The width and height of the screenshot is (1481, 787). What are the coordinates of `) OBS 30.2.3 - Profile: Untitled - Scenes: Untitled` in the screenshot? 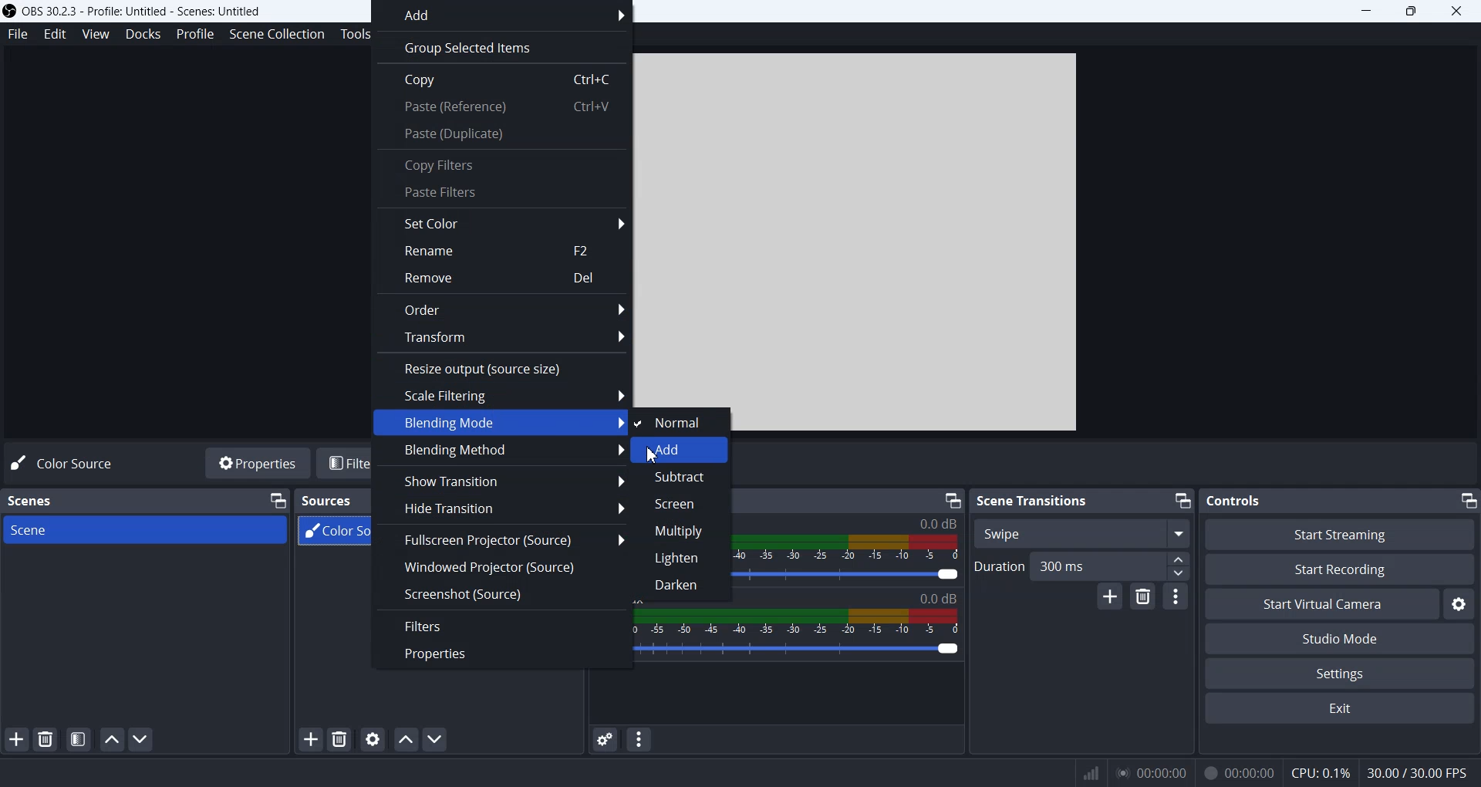 It's located at (139, 10).